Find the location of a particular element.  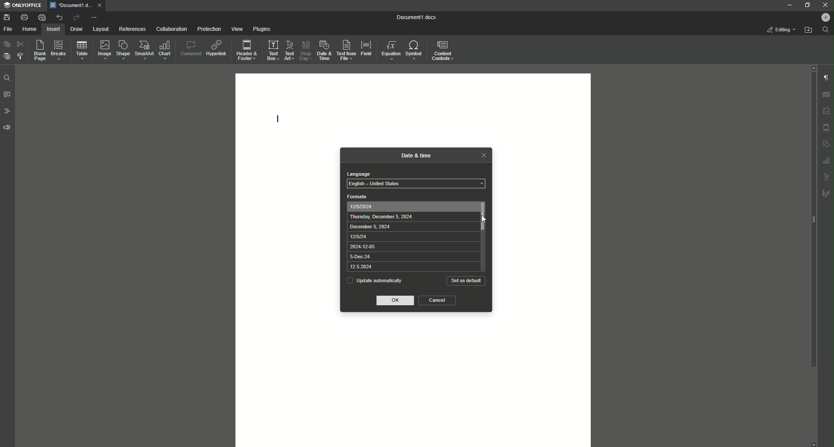

formats is located at coordinates (357, 197).